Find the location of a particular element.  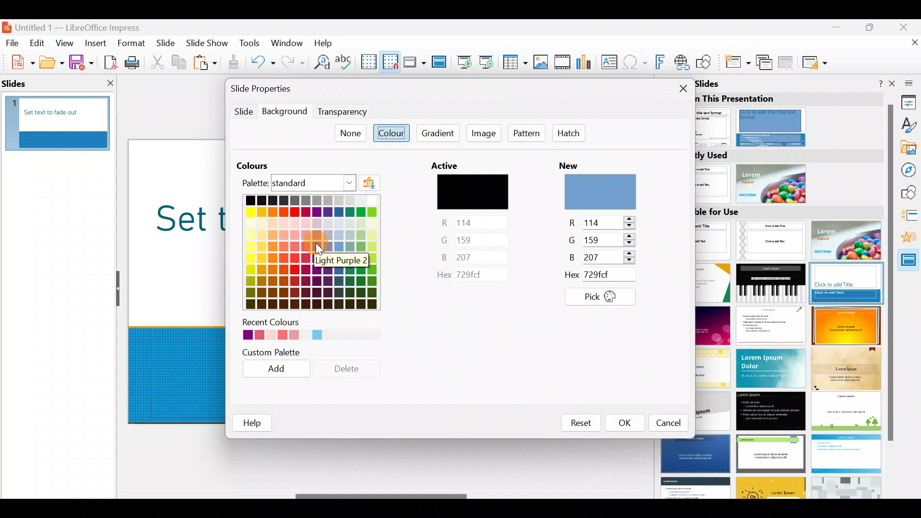

Active colours code is located at coordinates (468, 276).